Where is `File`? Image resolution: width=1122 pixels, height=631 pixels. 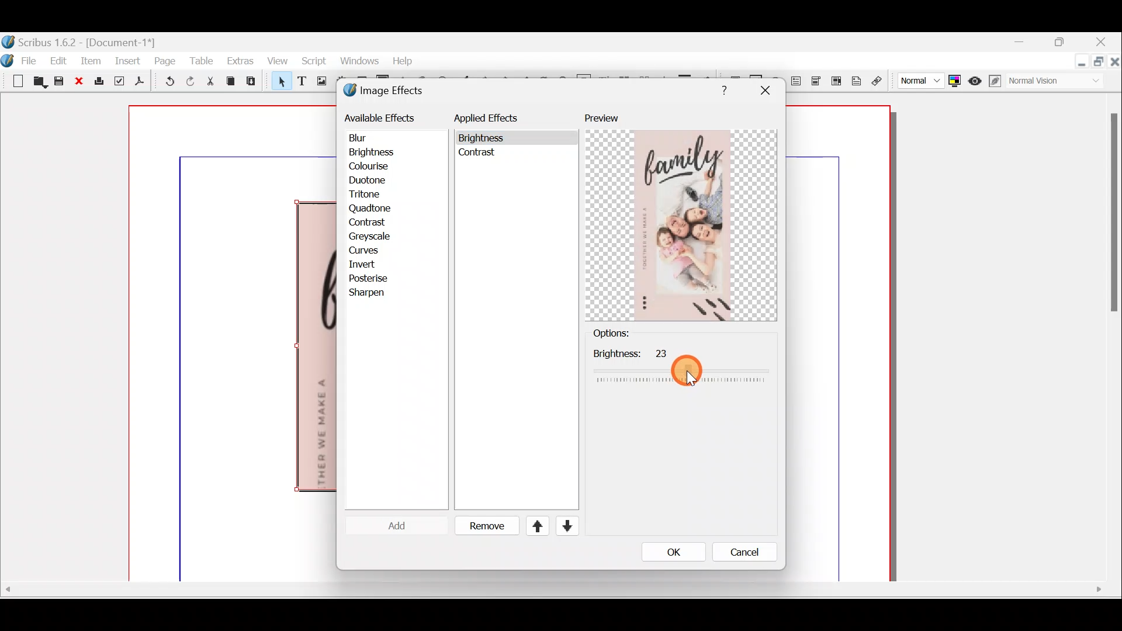
File is located at coordinates (32, 60).